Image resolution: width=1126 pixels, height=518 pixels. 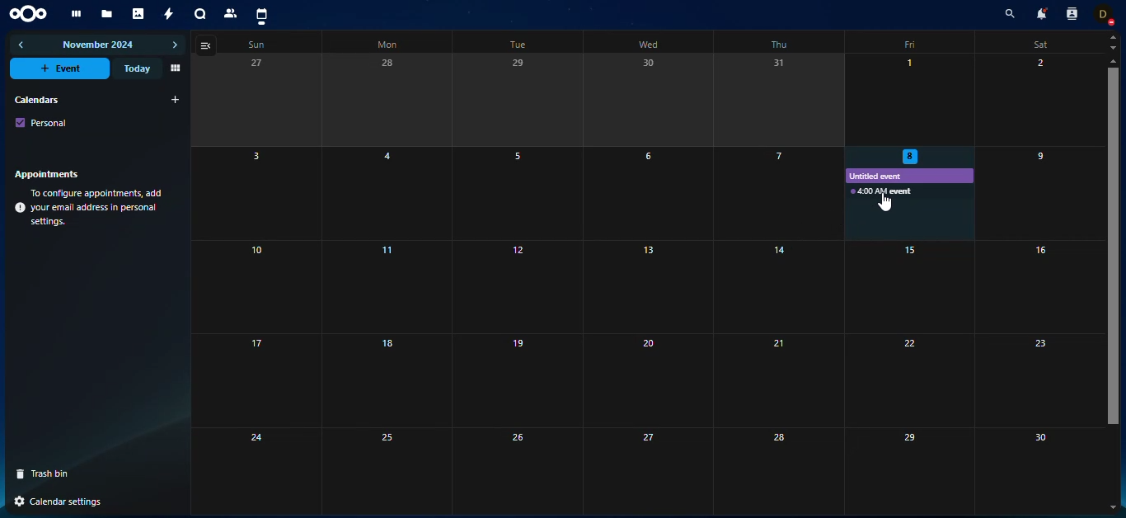 I want to click on personal, so click(x=42, y=122).